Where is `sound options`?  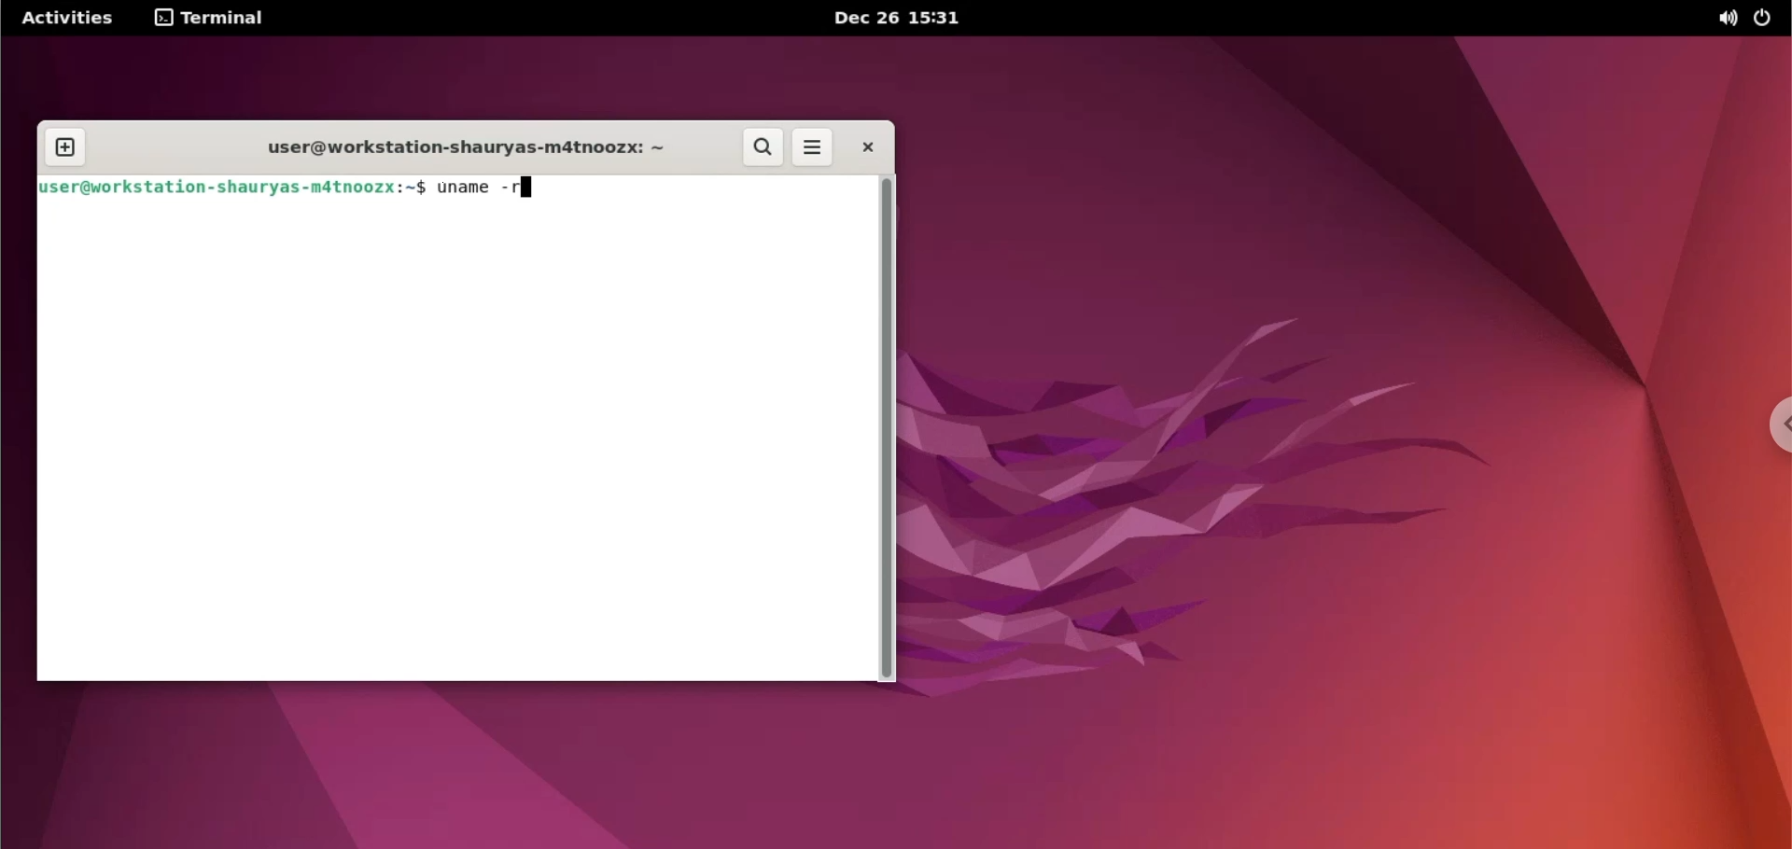 sound options is located at coordinates (1726, 20).